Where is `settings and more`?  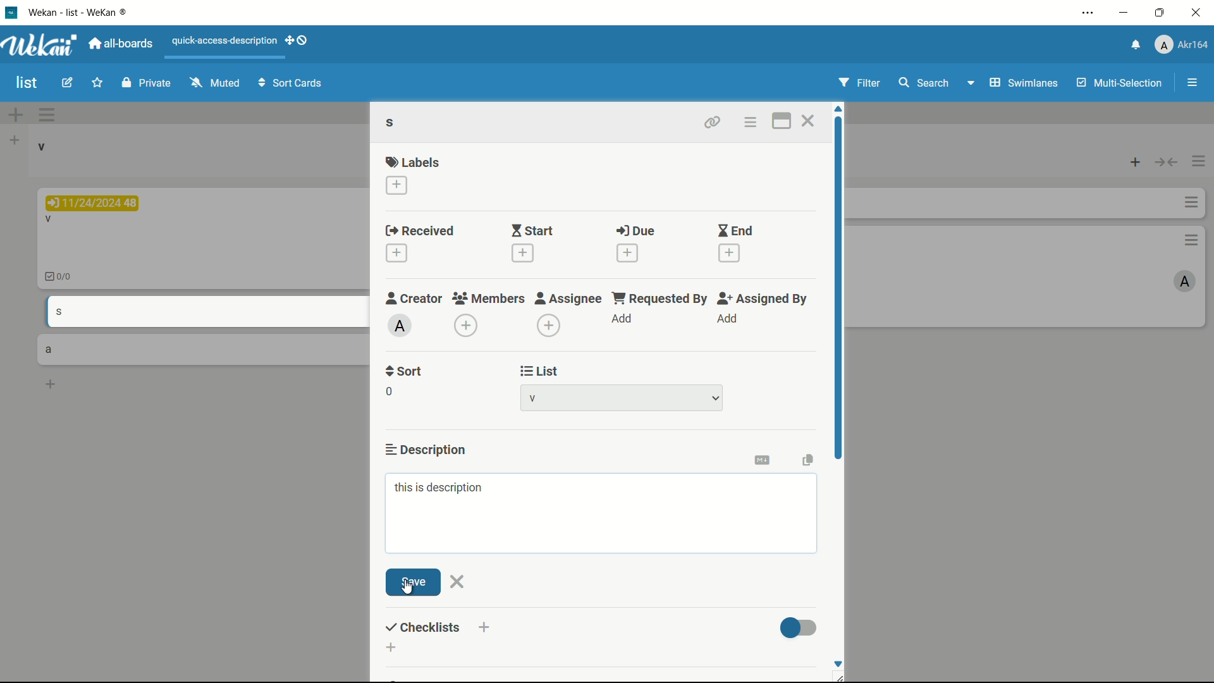
settings and more is located at coordinates (1088, 12).